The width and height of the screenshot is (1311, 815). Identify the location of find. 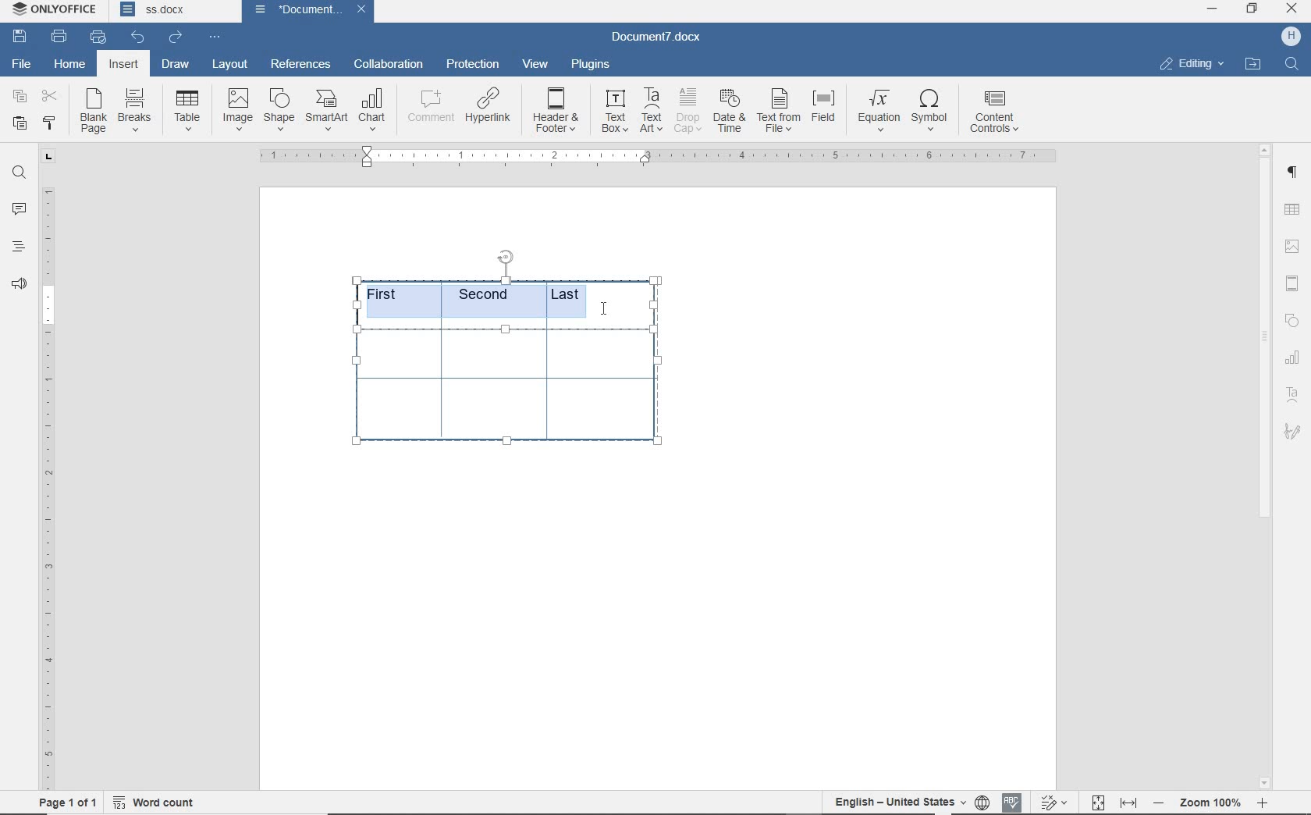
(19, 173).